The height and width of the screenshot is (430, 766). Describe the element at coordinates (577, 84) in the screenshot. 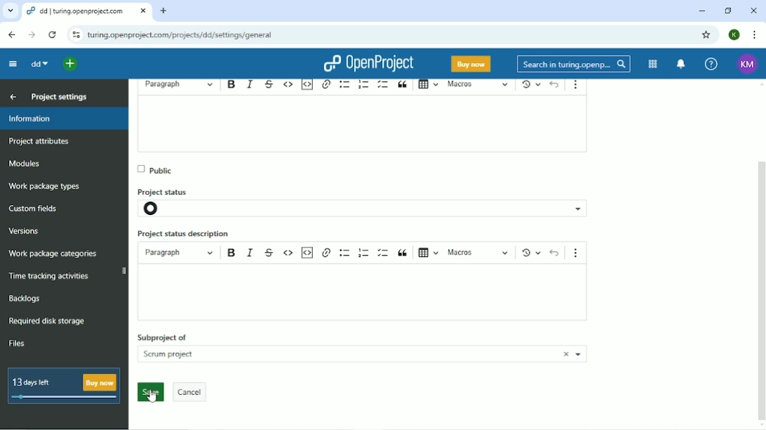

I see `Show more items` at that location.